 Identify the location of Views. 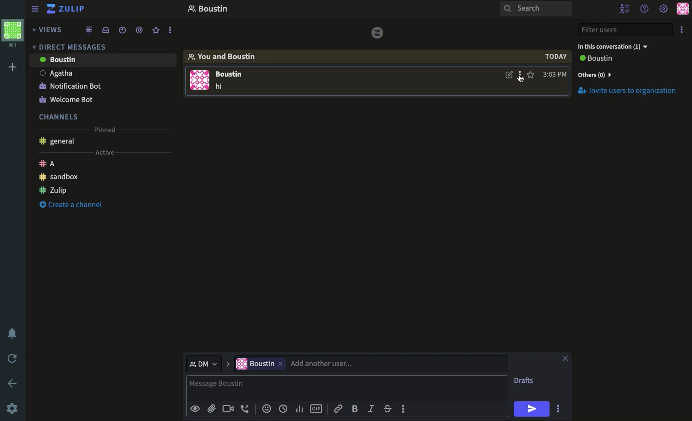
(50, 28).